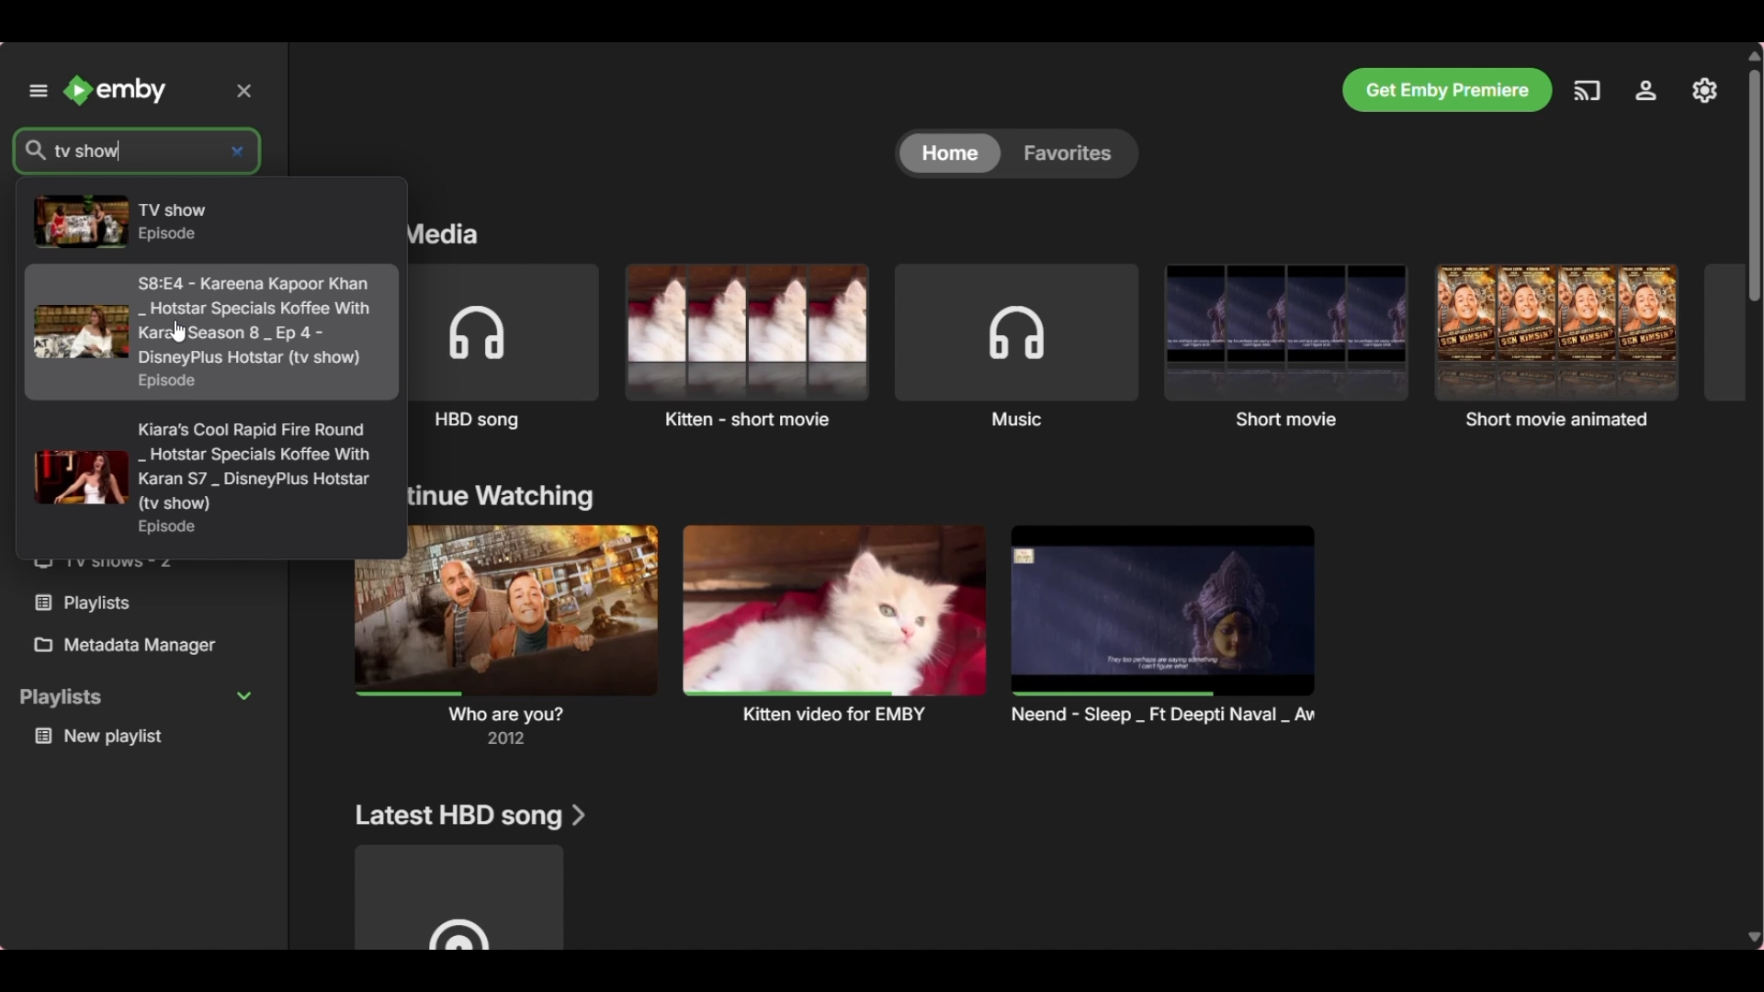  Describe the element at coordinates (746, 345) in the screenshot. I see `Kitten short movie` at that location.